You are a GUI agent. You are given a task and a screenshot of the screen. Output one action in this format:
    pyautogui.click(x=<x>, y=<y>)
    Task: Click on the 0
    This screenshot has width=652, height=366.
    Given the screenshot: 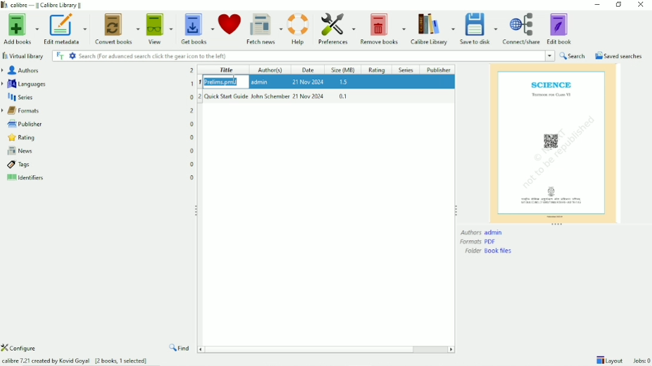 What is the action you would take?
    pyautogui.click(x=192, y=176)
    